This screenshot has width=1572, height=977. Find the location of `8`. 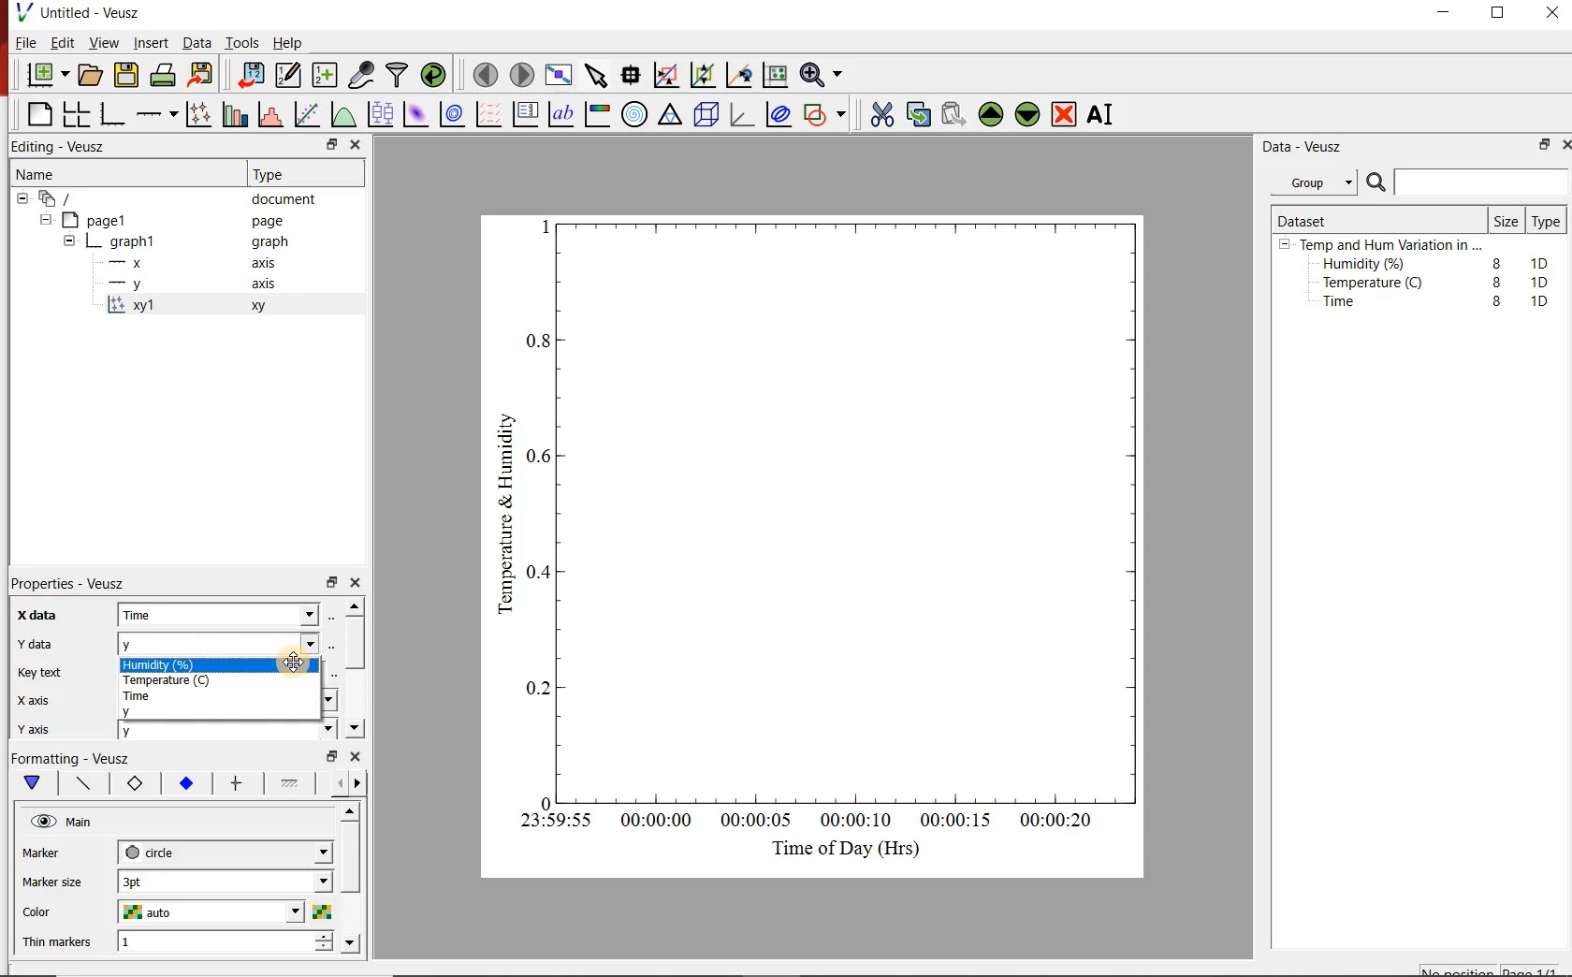

8 is located at coordinates (1497, 301).